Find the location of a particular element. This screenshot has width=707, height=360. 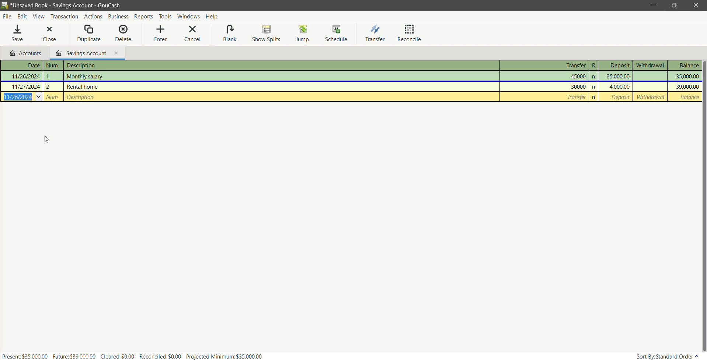

Actions is located at coordinates (93, 16).